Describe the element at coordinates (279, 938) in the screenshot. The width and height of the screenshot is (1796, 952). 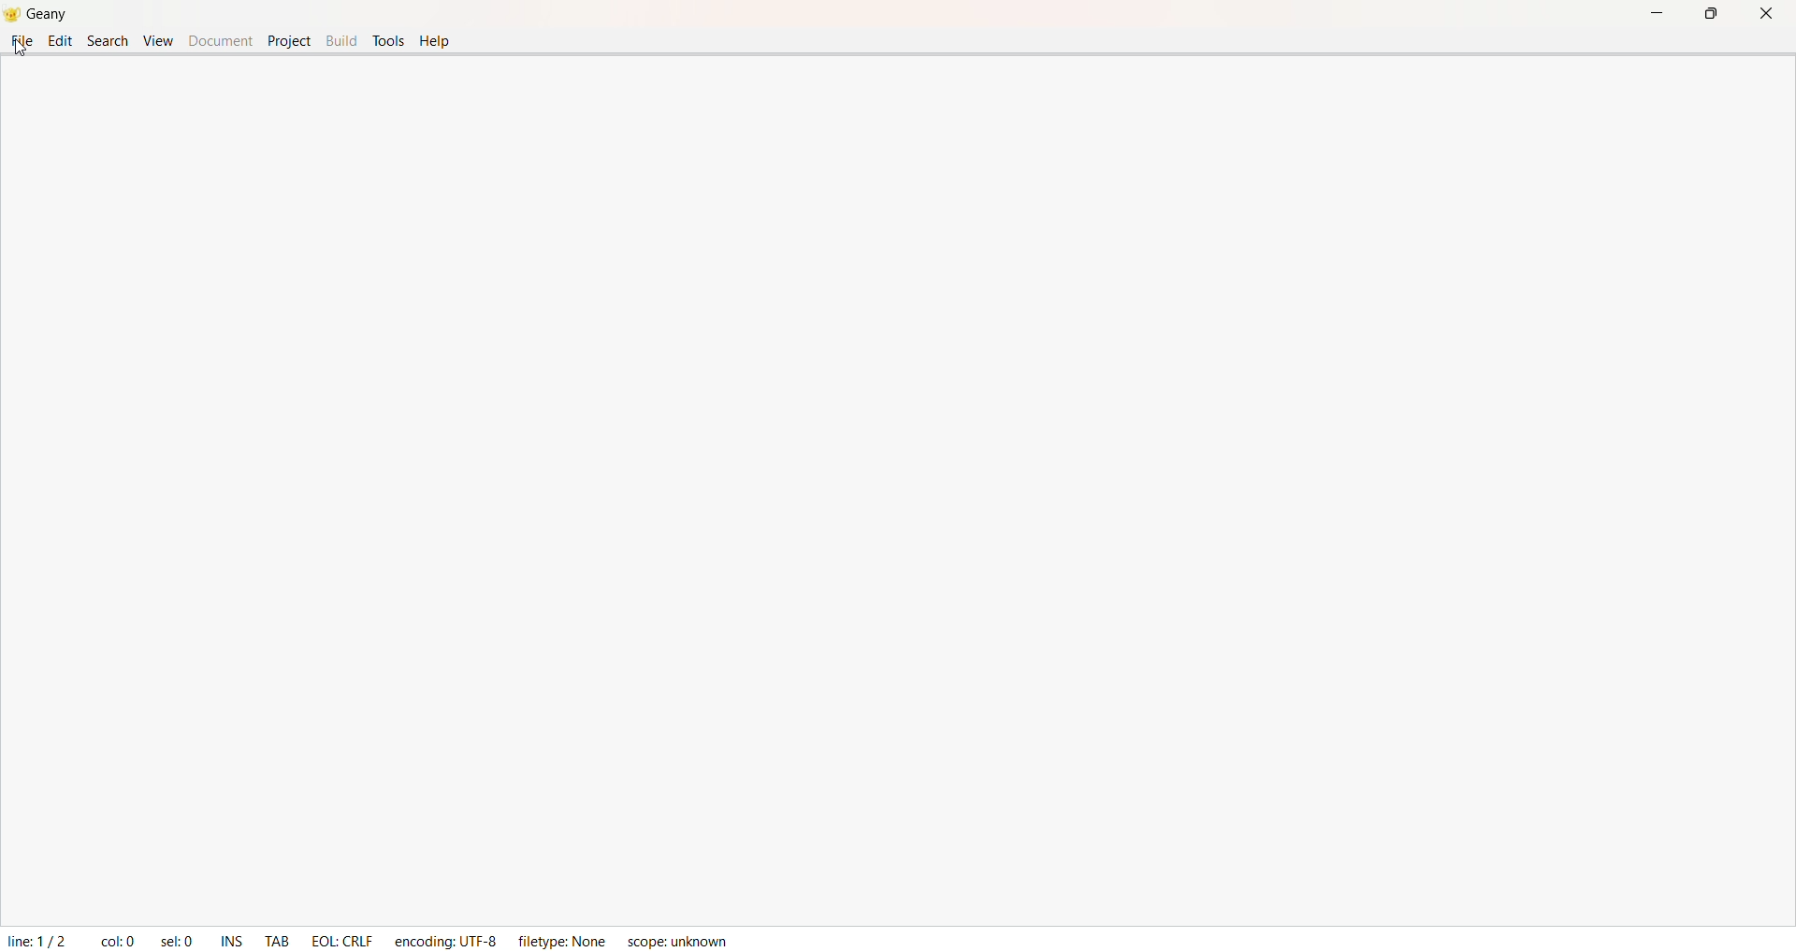
I see `TAB` at that location.